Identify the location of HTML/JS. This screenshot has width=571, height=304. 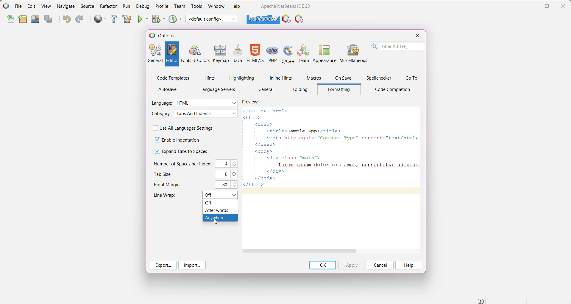
(255, 54).